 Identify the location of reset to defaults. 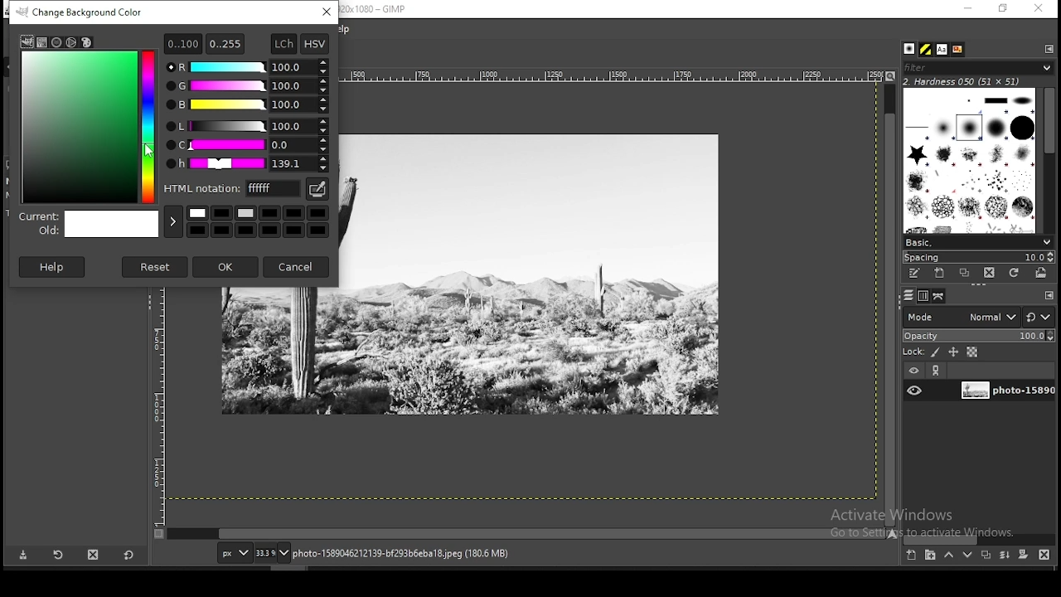
(128, 555).